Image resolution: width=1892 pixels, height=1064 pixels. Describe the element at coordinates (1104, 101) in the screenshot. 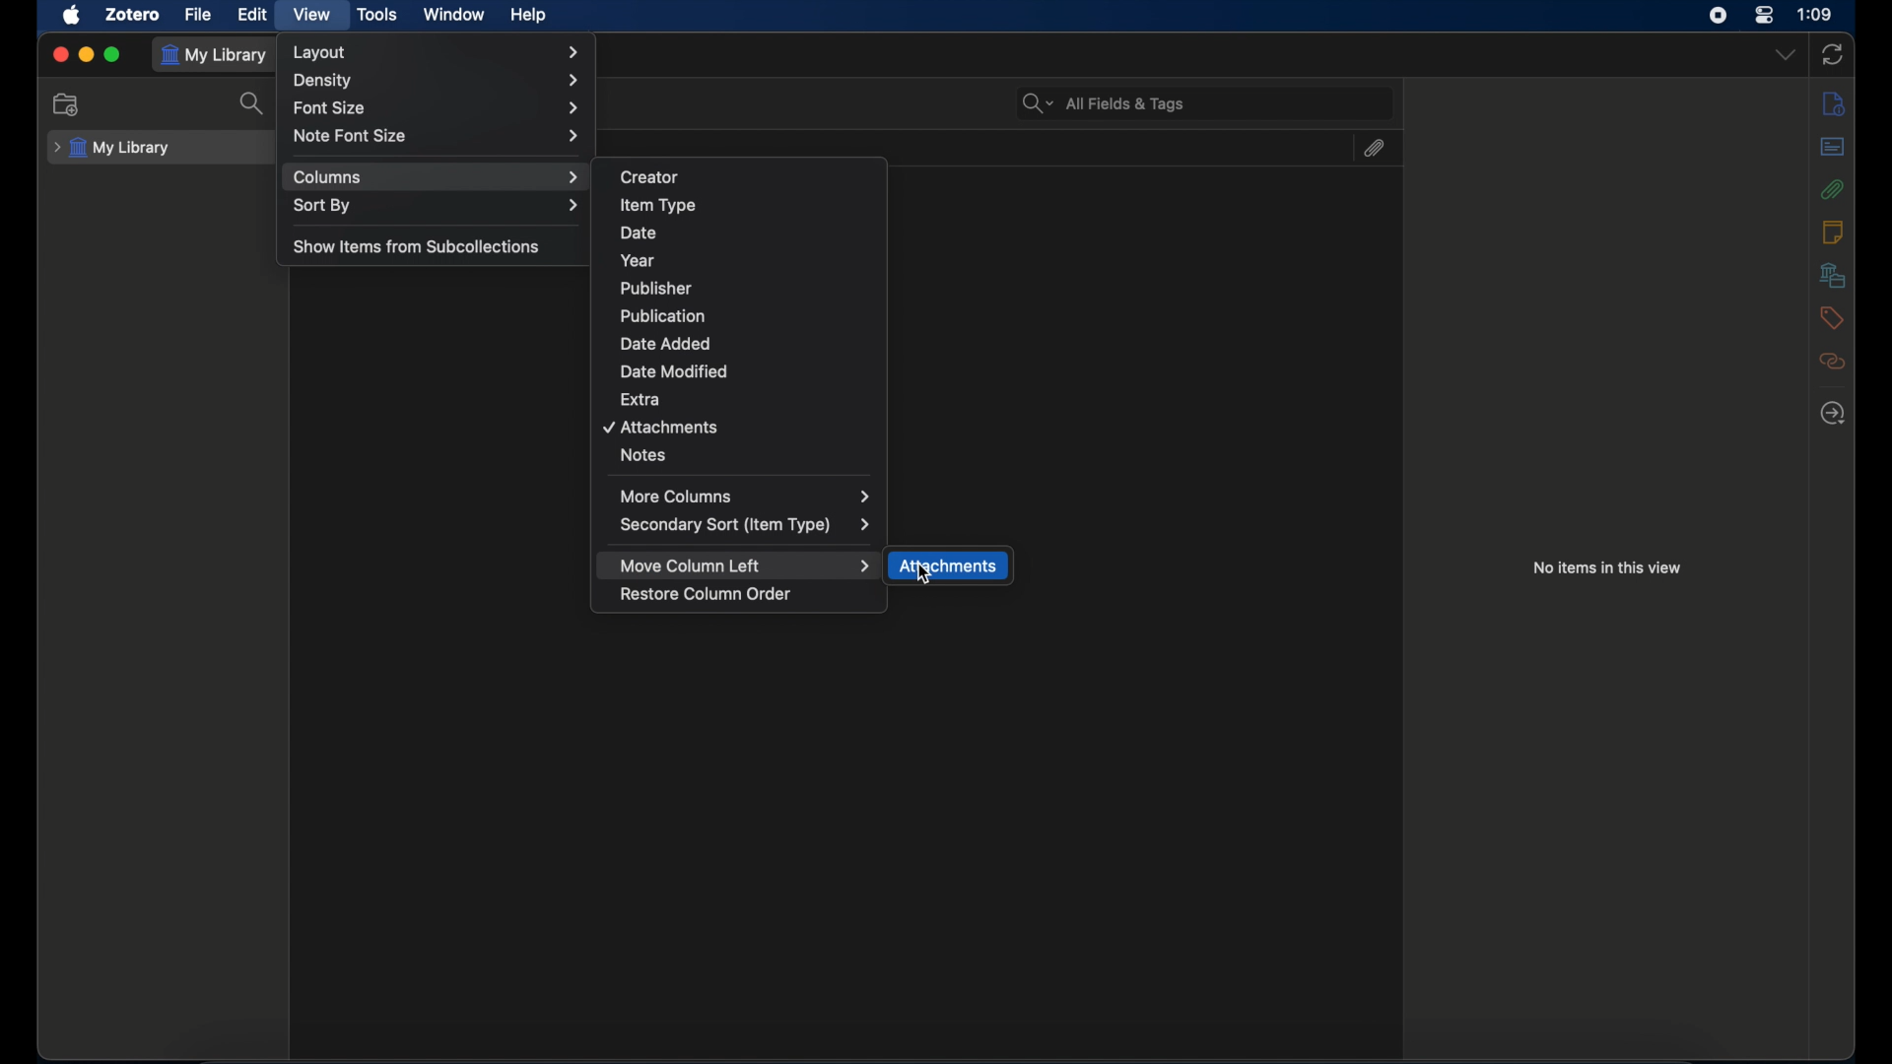

I see `search bar` at that location.